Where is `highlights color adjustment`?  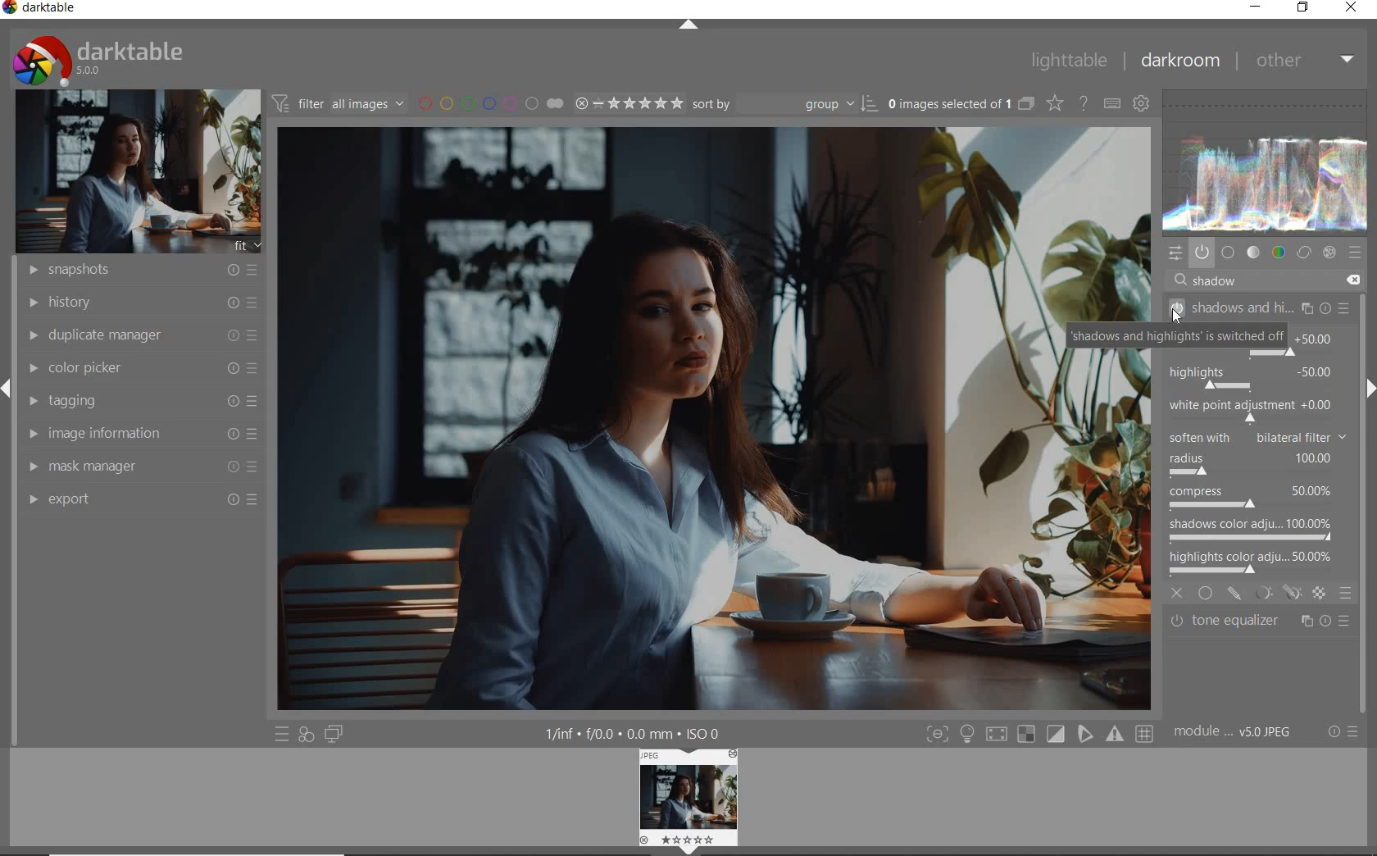 highlights color adjustment is located at coordinates (1254, 560).